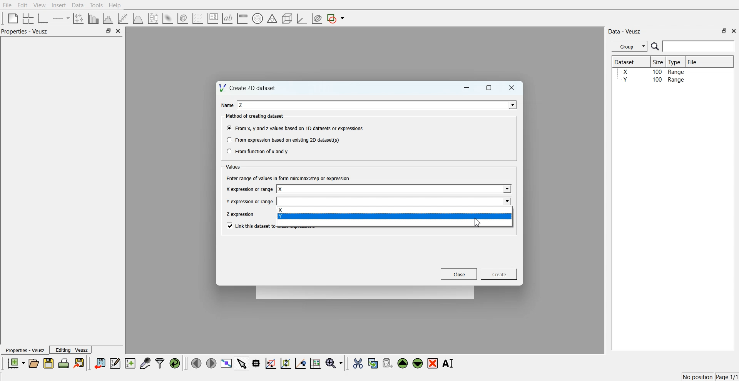  I want to click on View, so click(40, 5).